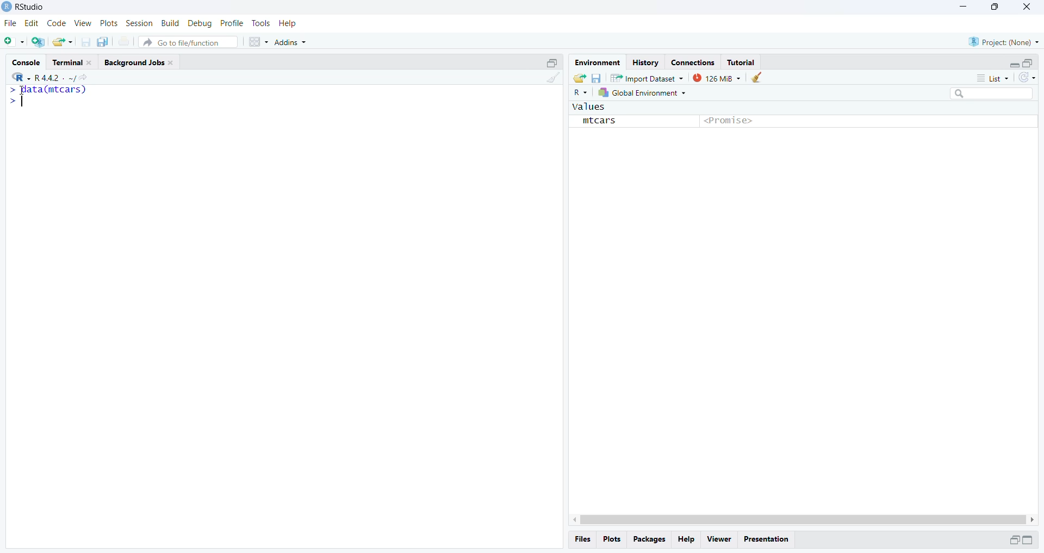  What do you see at coordinates (40, 42) in the screenshot?
I see `create a project` at bounding box center [40, 42].